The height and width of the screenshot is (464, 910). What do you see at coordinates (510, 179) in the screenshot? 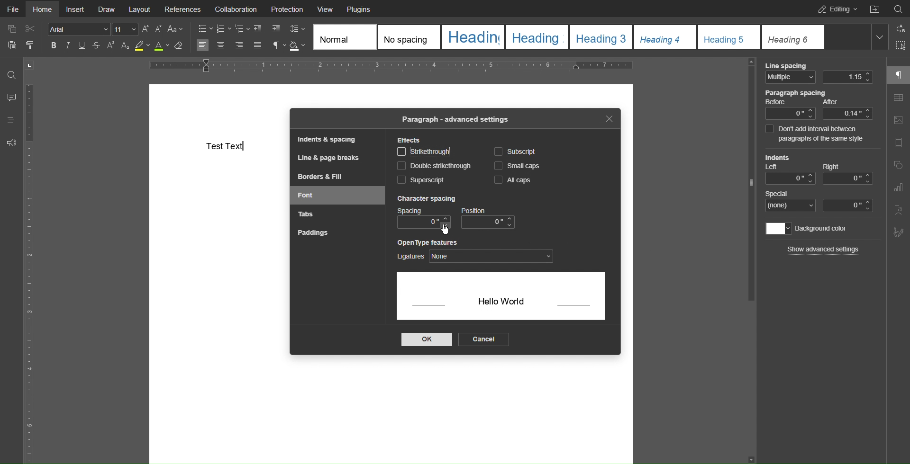
I see `All caps` at bounding box center [510, 179].